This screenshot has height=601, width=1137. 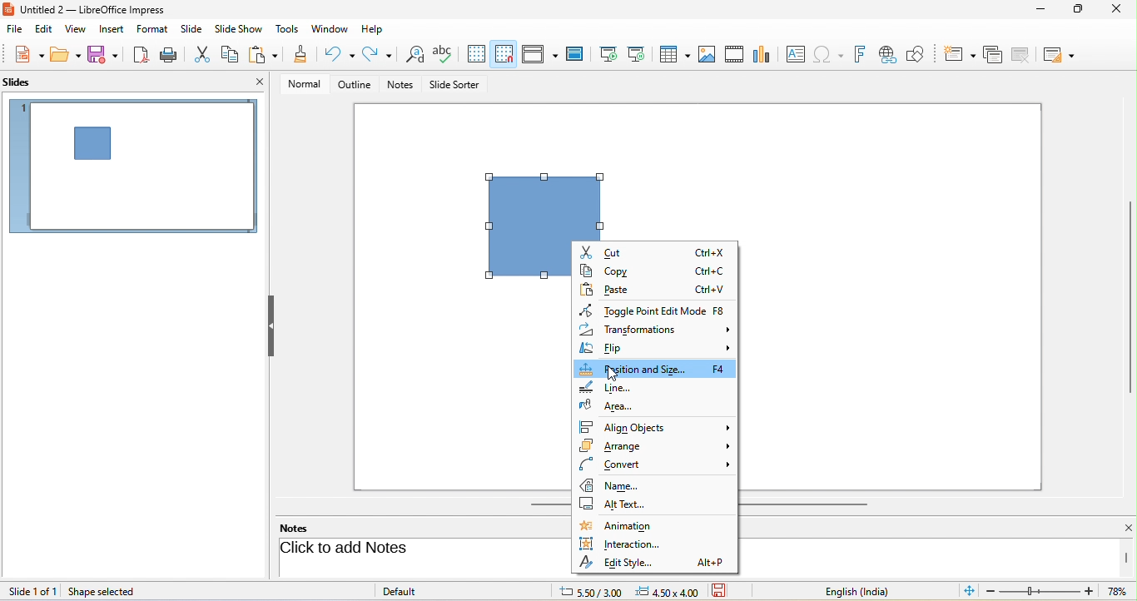 What do you see at coordinates (7, 8) in the screenshot?
I see `libre office impress logo` at bounding box center [7, 8].